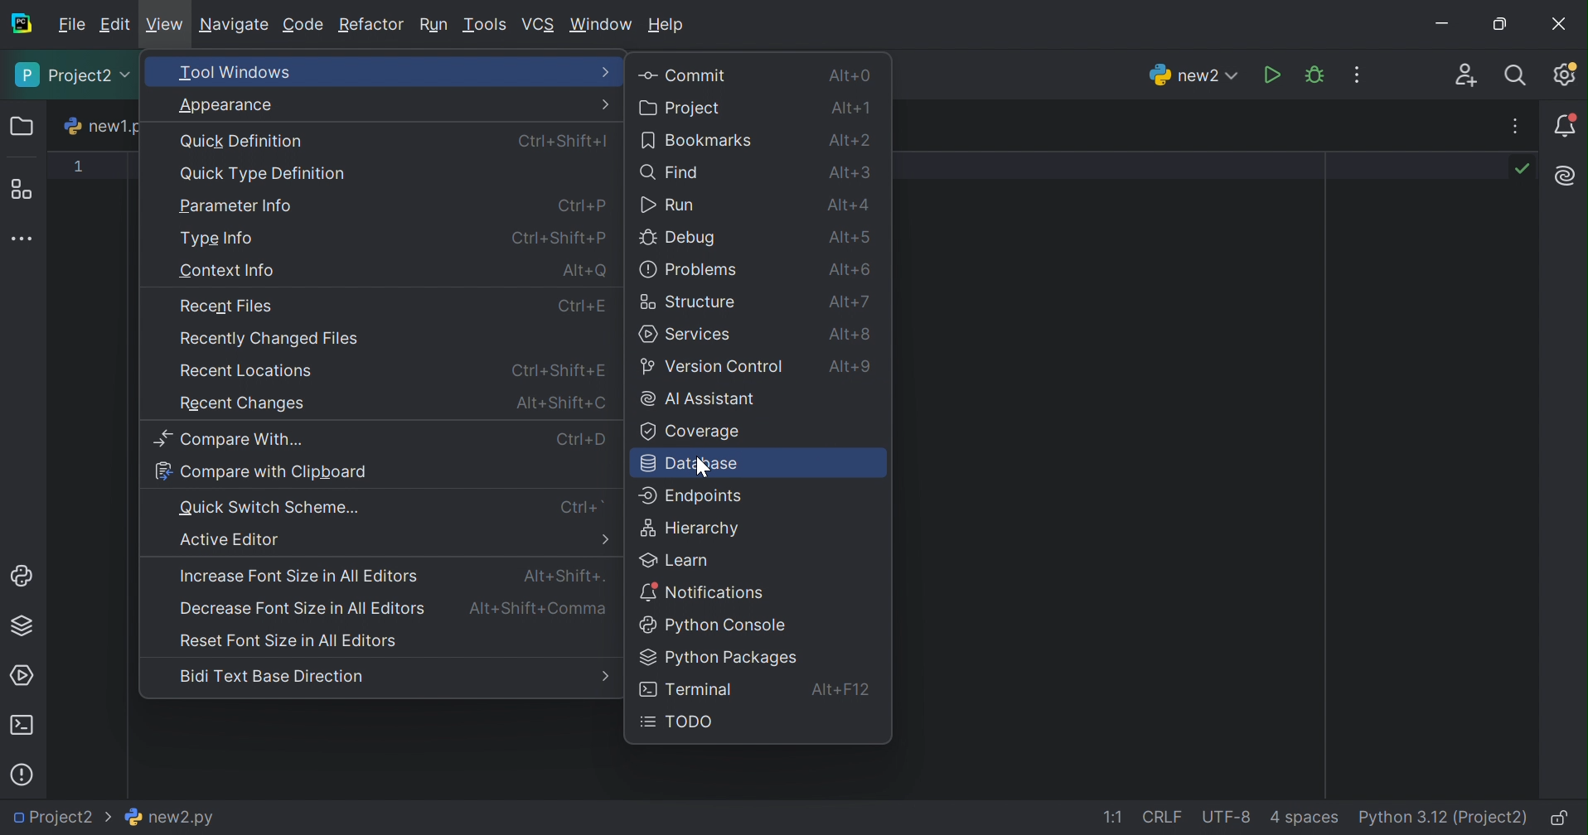 The width and height of the screenshot is (1588, 835). What do you see at coordinates (679, 239) in the screenshot?
I see `Debug` at bounding box center [679, 239].